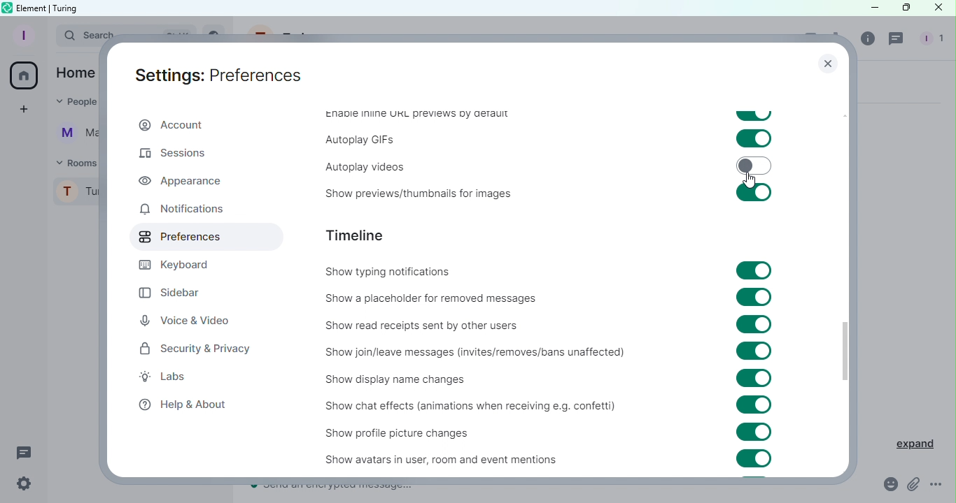 This screenshot has width=956, height=503. Describe the element at coordinates (24, 451) in the screenshot. I see `Threads` at that location.